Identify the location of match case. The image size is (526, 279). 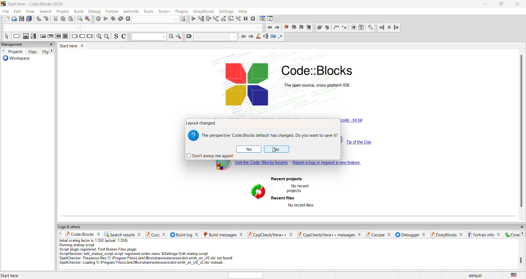
(273, 37).